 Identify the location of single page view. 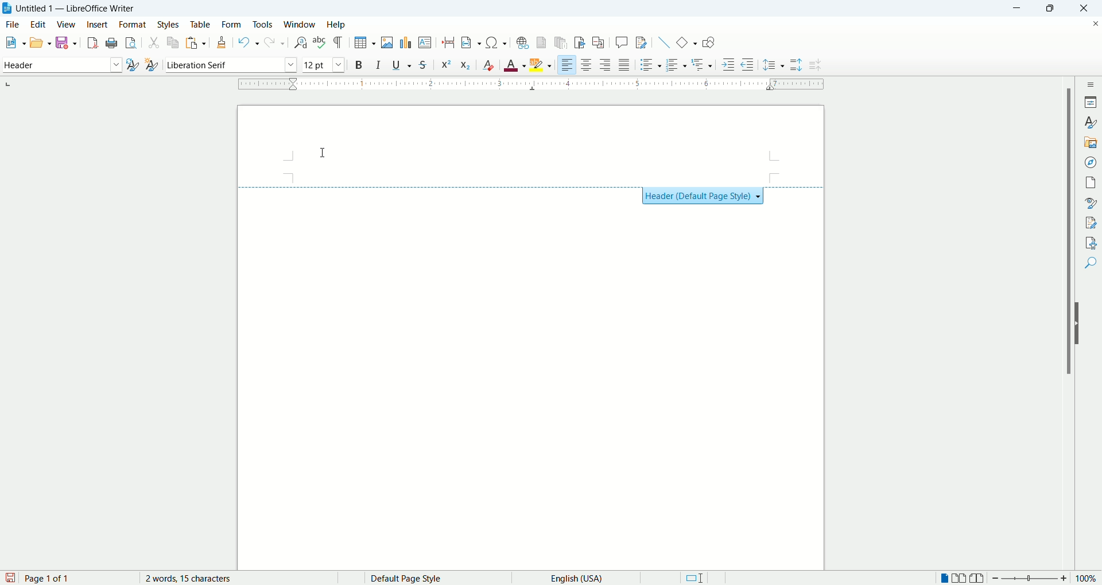
(944, 578).